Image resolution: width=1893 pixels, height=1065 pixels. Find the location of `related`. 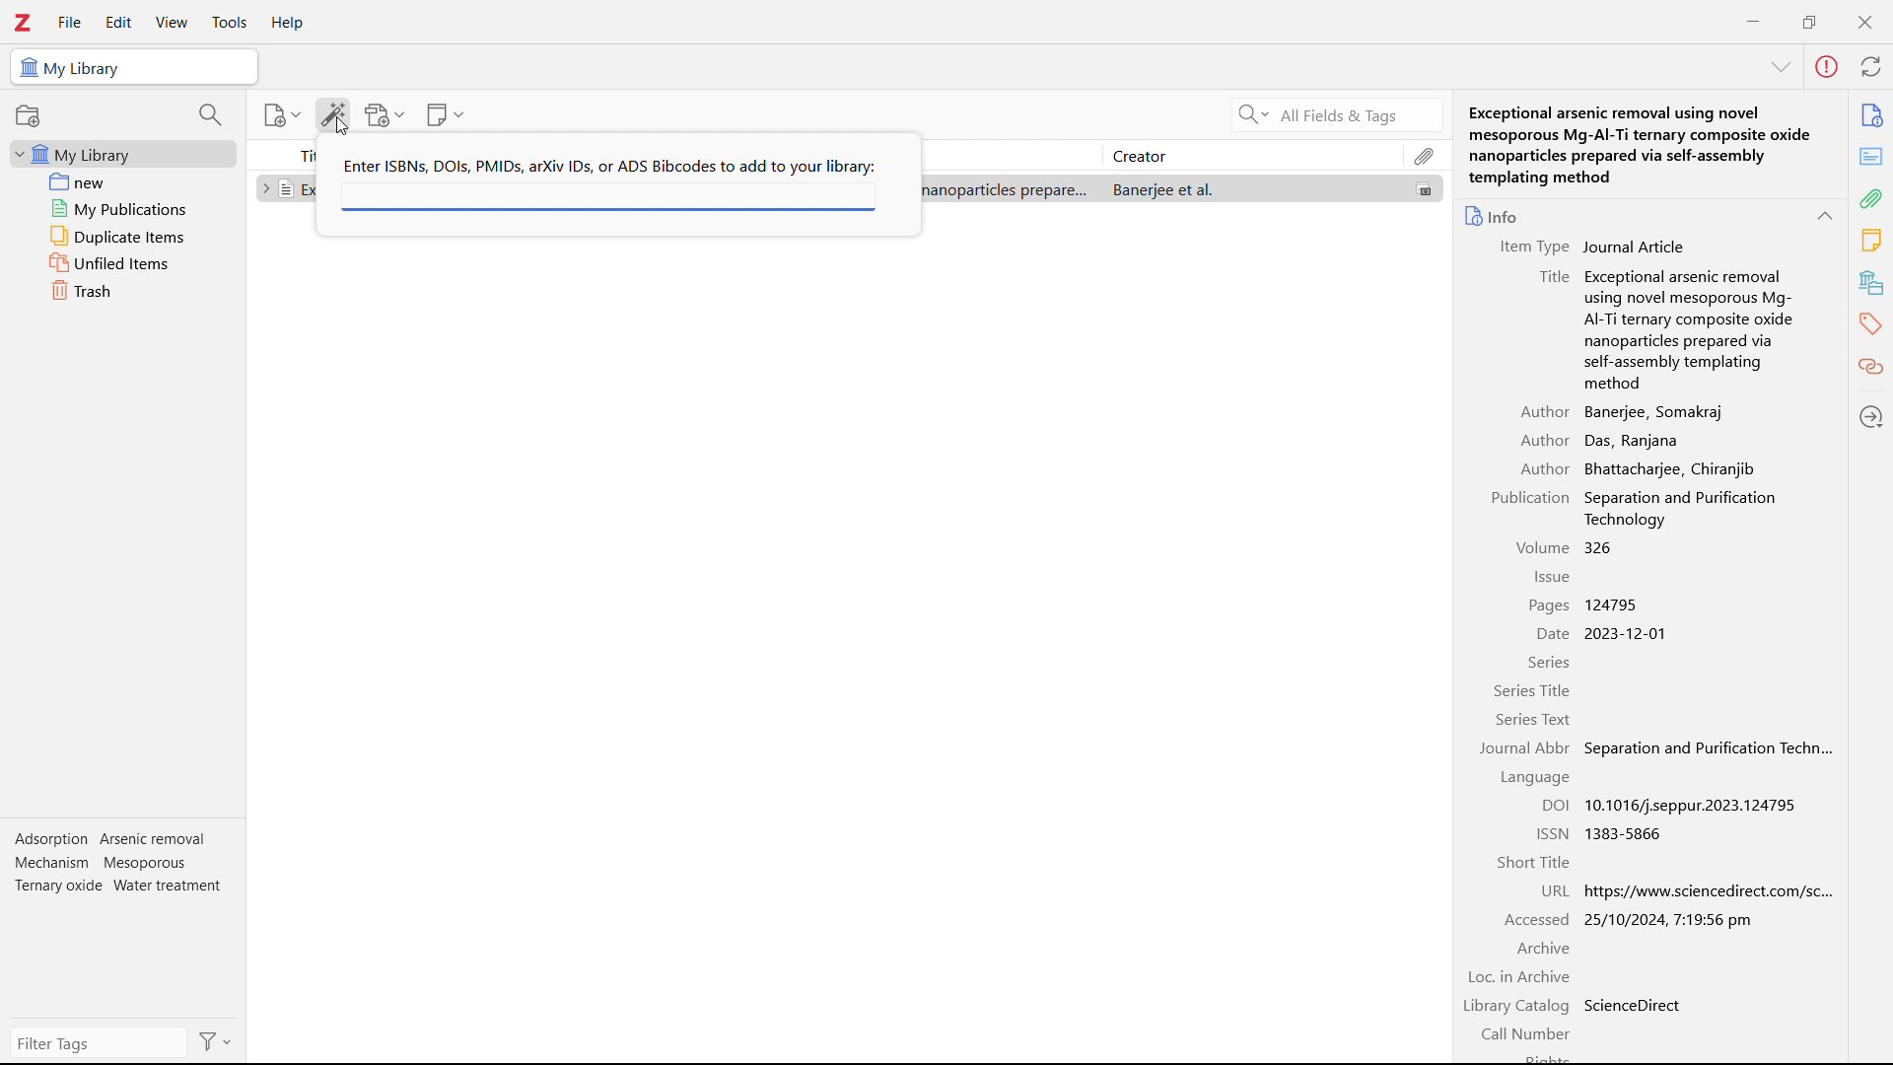

related is located at coordinates (1872, 367).